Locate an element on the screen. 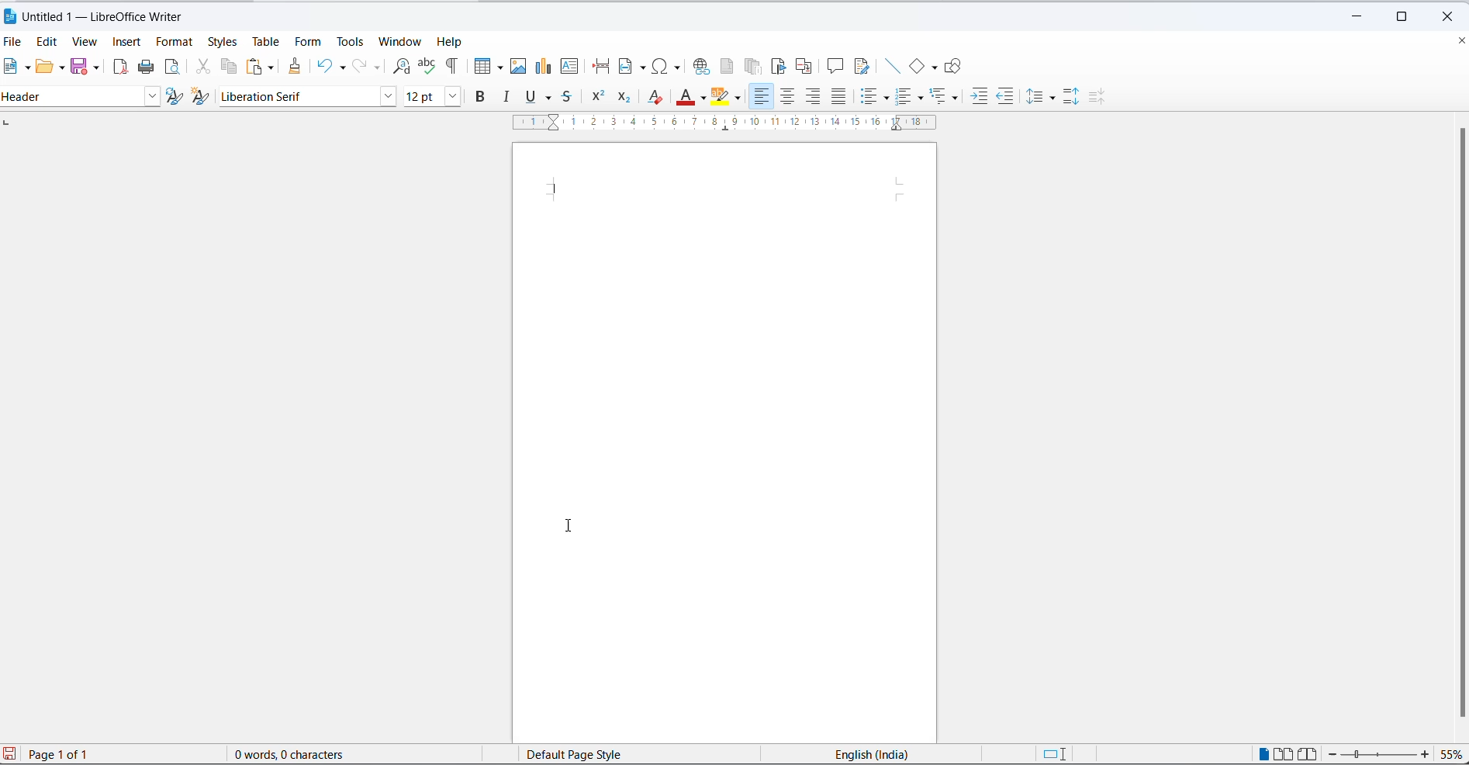 This screenshot has height=765, width=1469. insert field is located at coordinates (631, 67).